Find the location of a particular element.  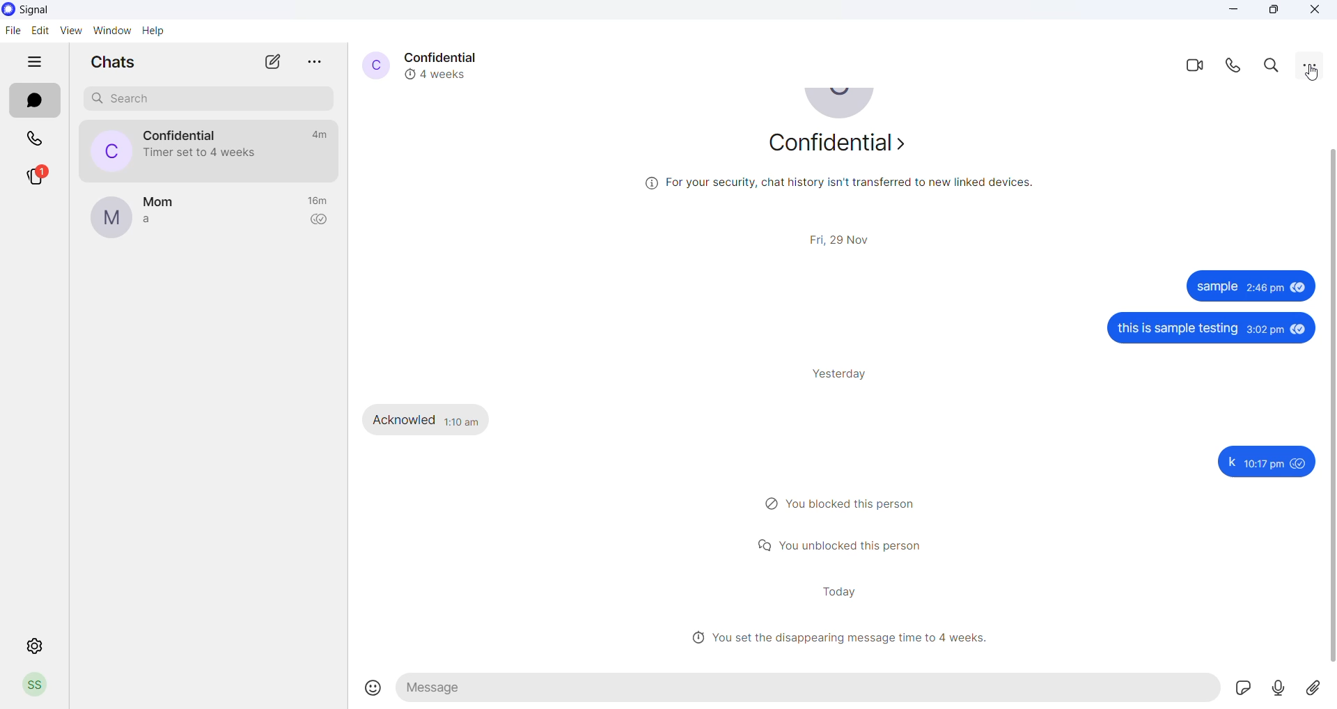

calls is located at coordinates (34, 139).